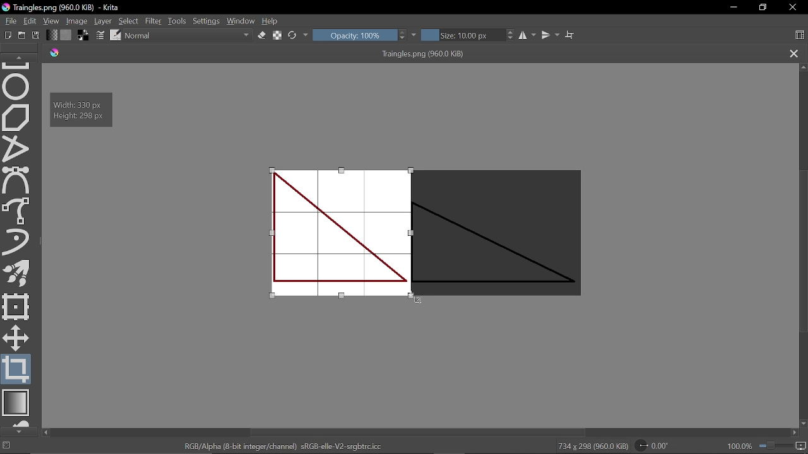 The image size is (808, 454). Describe the element at coordinates (18, 210) in the screenshot. I see `Freehand select tool` at that location.